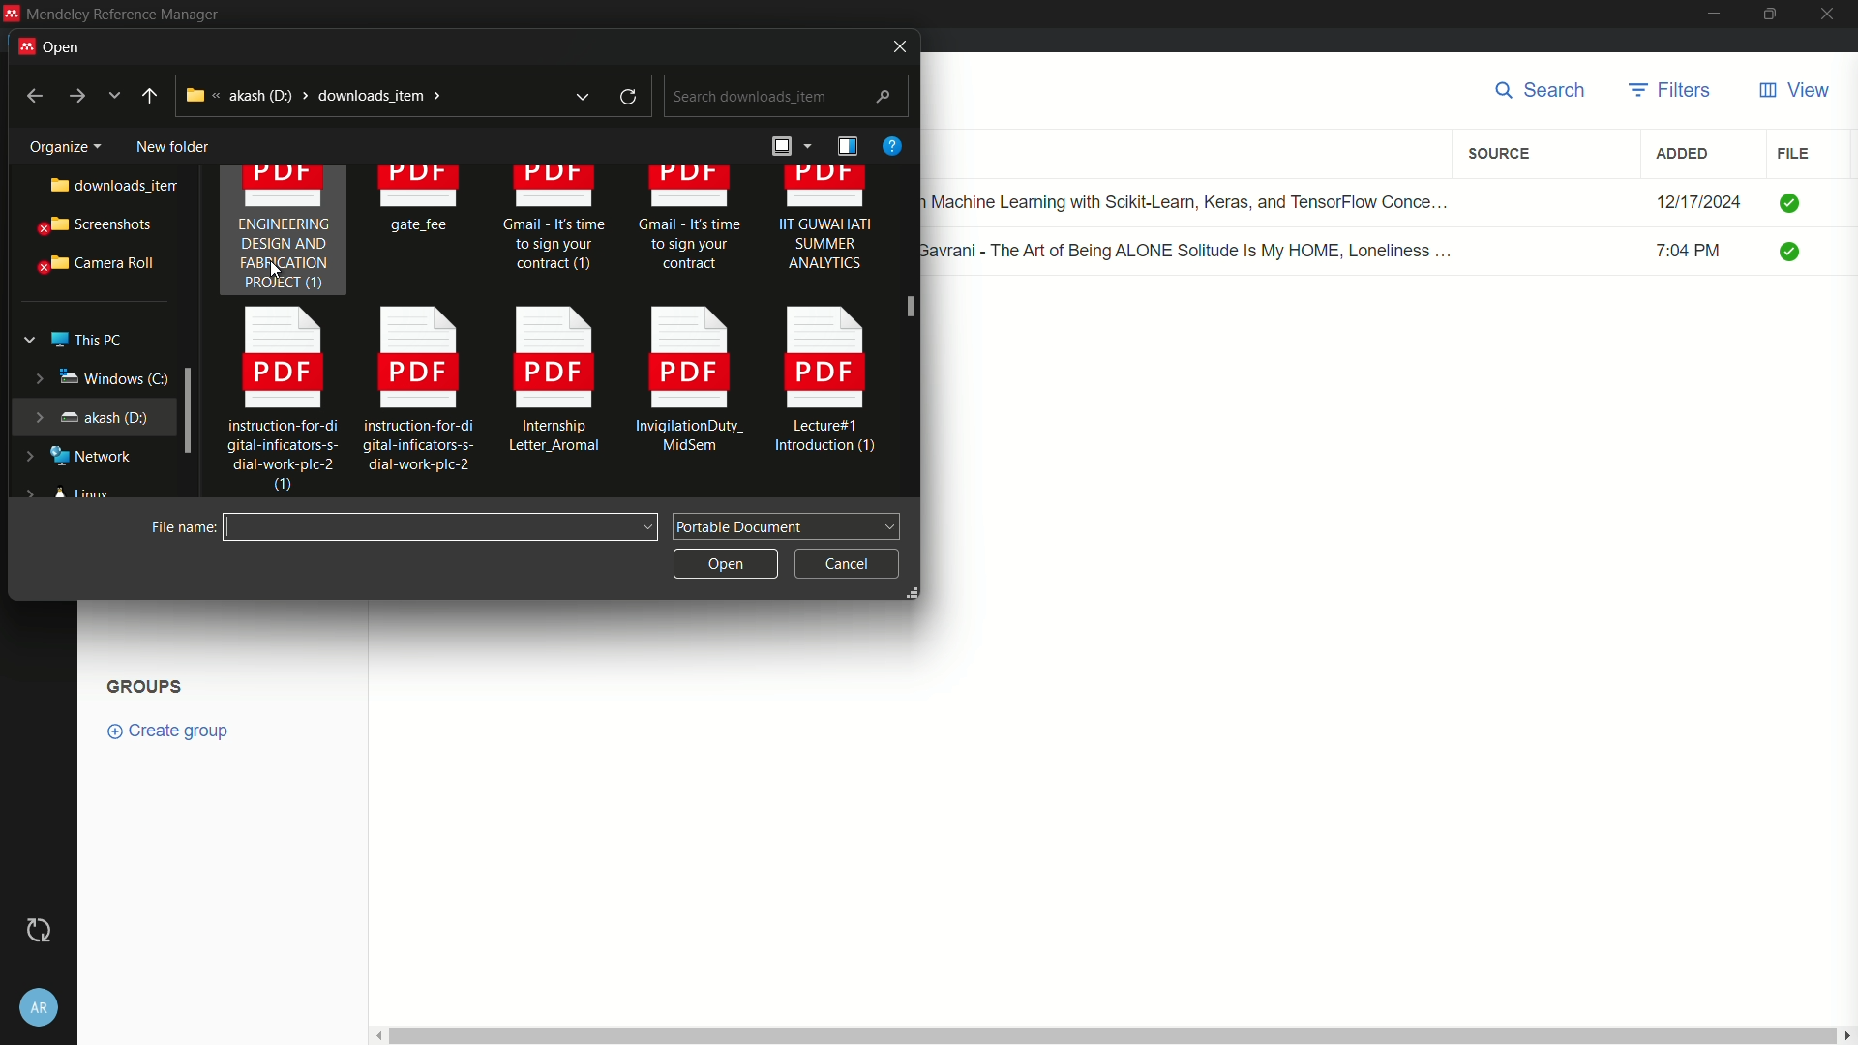 The image size is (1858, 1045). What do you see at coordinates (1846, 1035) in the screenshot?
I see `scroll right` at bounding box center [1846, 1035].